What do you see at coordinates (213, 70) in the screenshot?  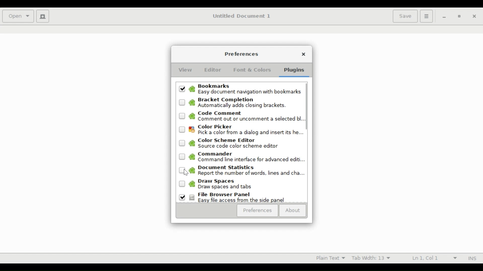 I see `Editor` at bounding box center [213, 70].